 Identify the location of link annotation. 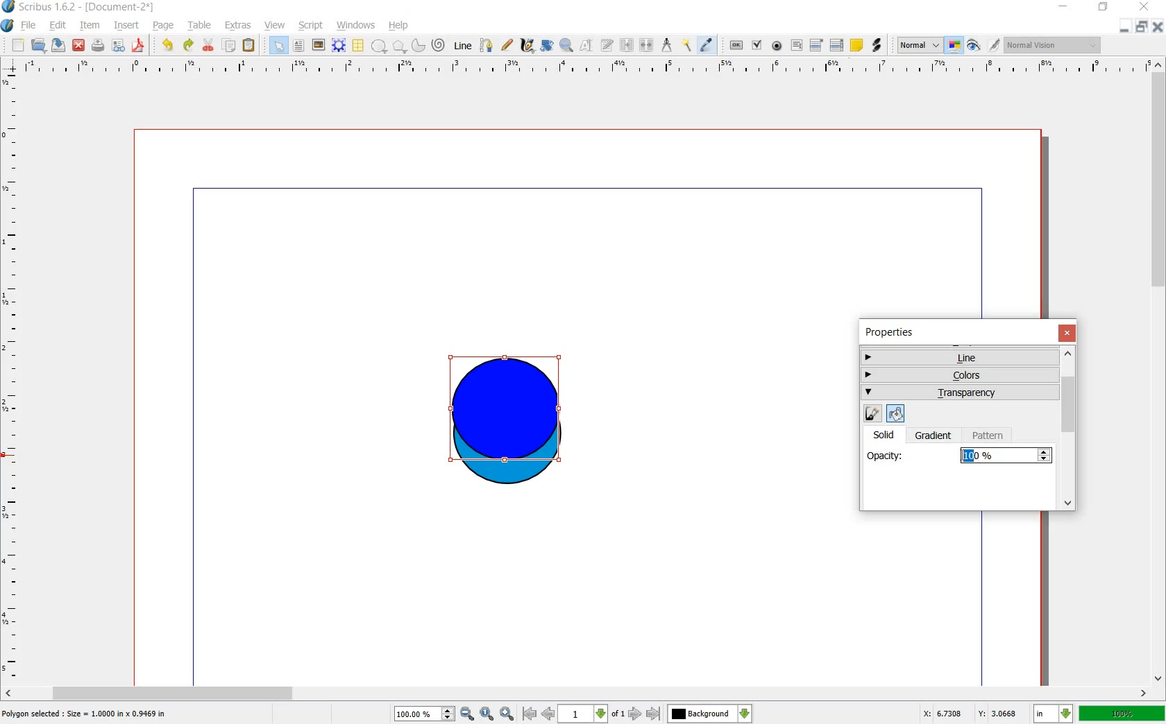
(877, 44).